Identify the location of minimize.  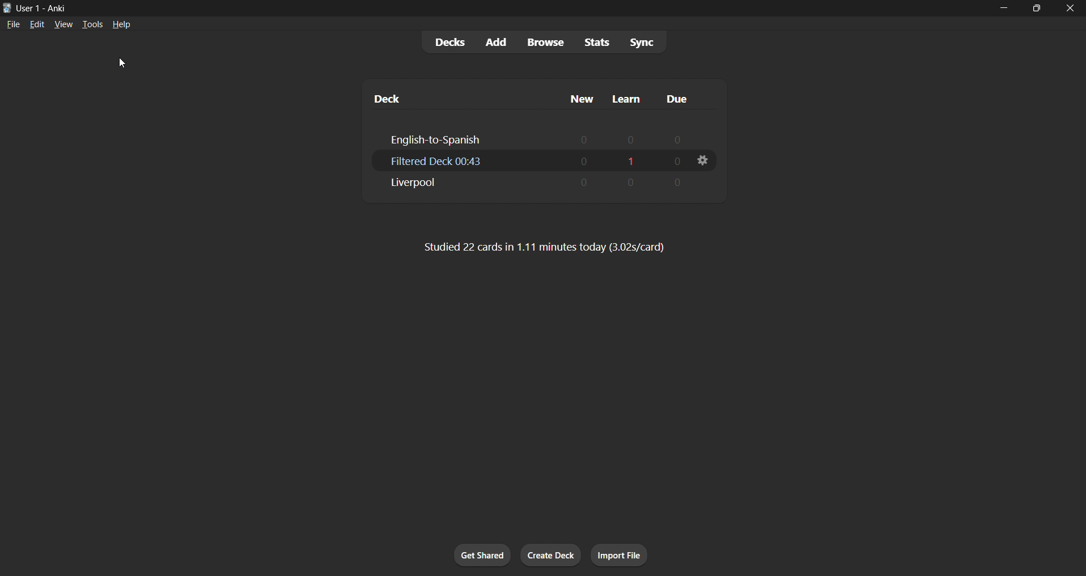
(997, 9).